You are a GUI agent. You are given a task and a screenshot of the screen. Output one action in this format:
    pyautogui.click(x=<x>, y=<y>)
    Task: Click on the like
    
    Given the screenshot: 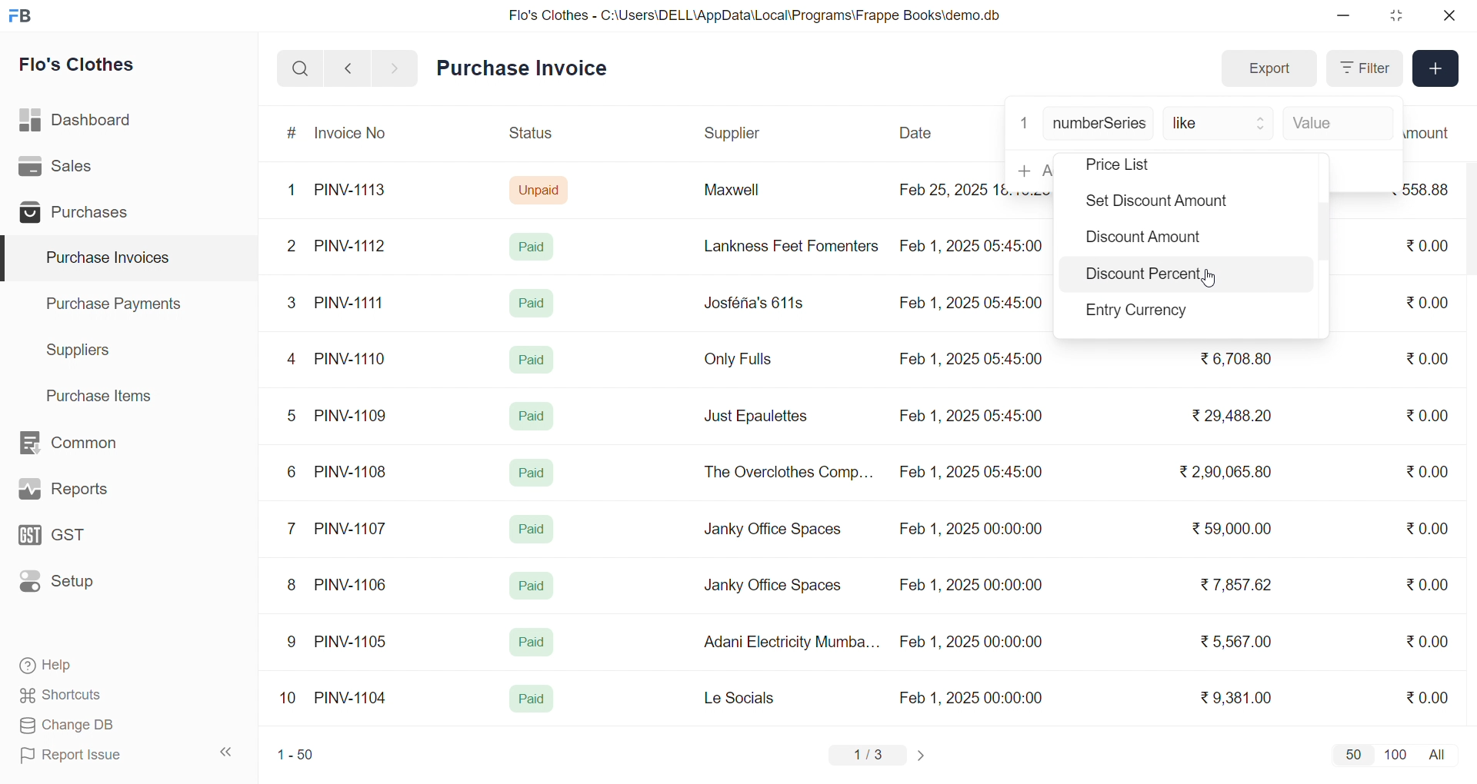 What is the action you would take?
    pyautogui.click(x=1220, y=125)
    